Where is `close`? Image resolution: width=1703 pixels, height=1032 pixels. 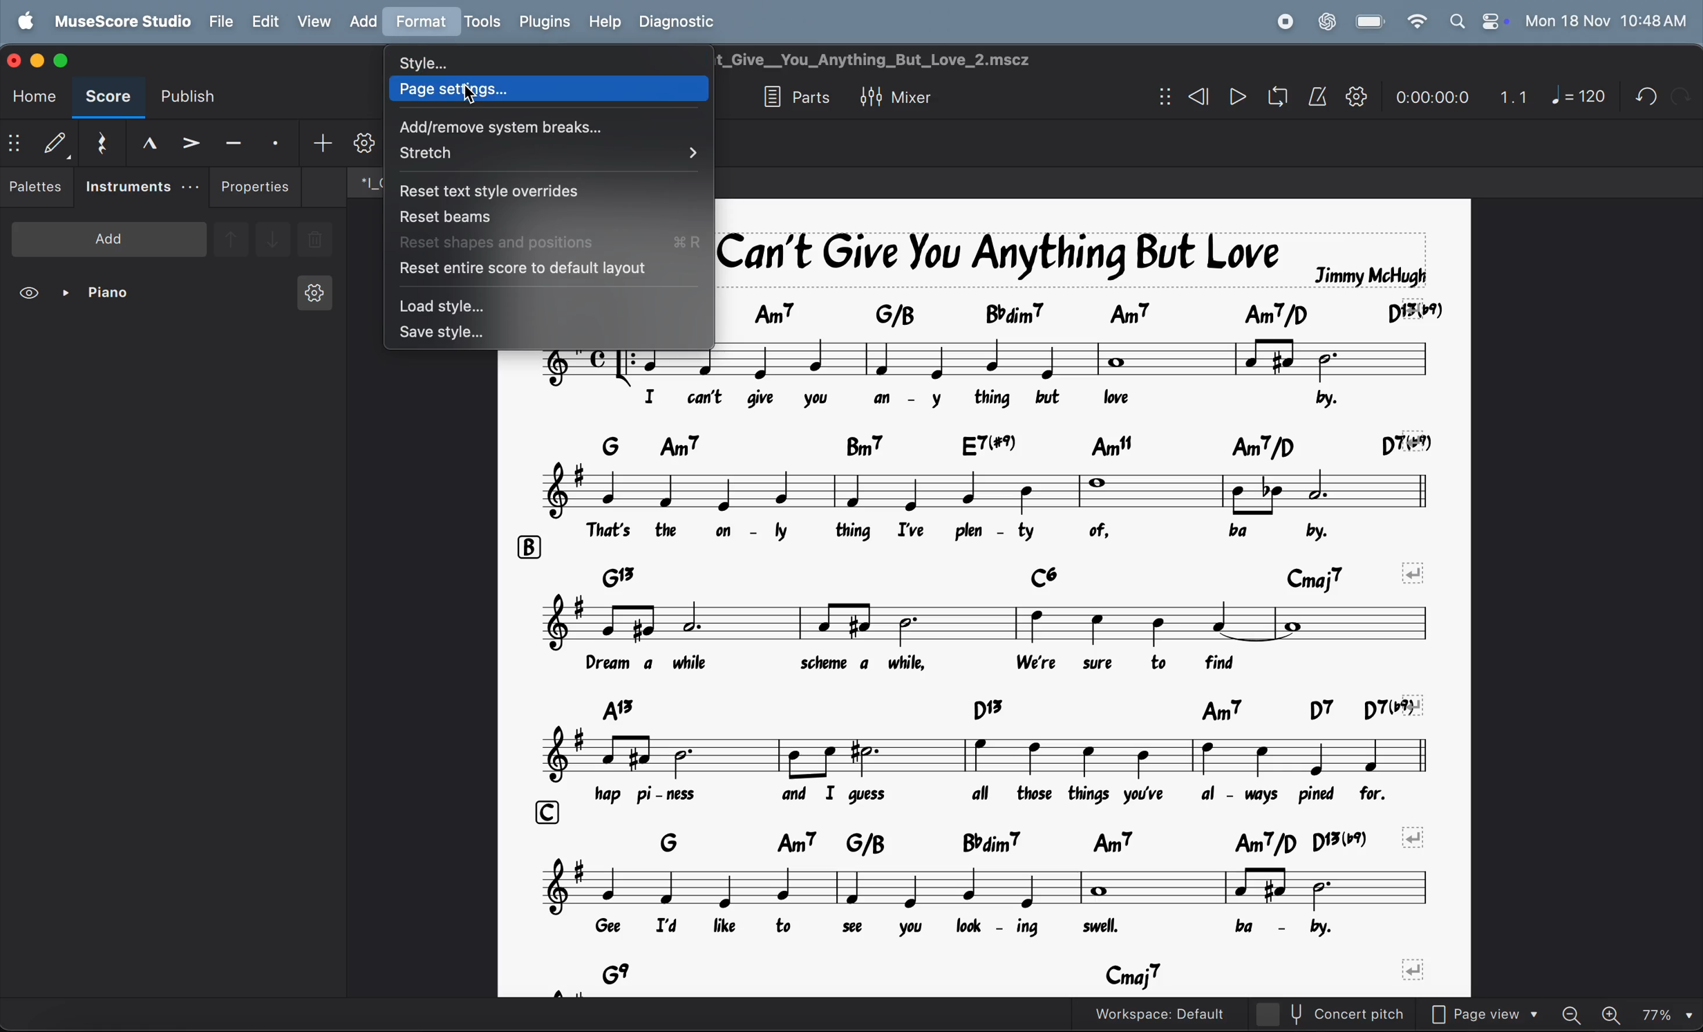 close is located at coordinates (17, 59).